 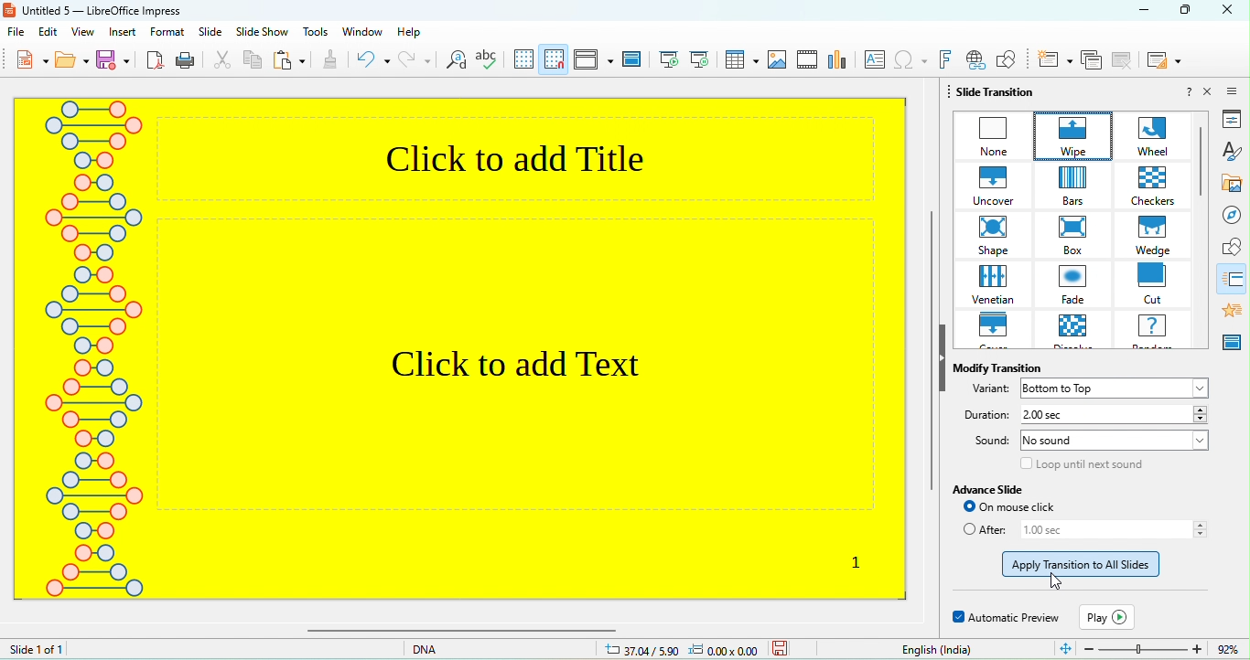 What do you see at coordinates (263, 34) in the screenshot?
I see `slideshow` at bounding box center [263, 34].